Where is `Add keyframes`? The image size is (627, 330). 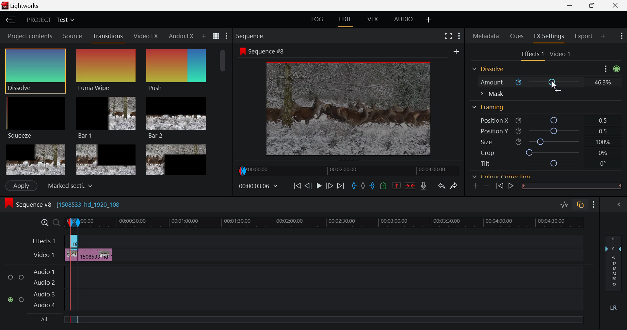 Add keyframes is located at coordinates (476, 186).